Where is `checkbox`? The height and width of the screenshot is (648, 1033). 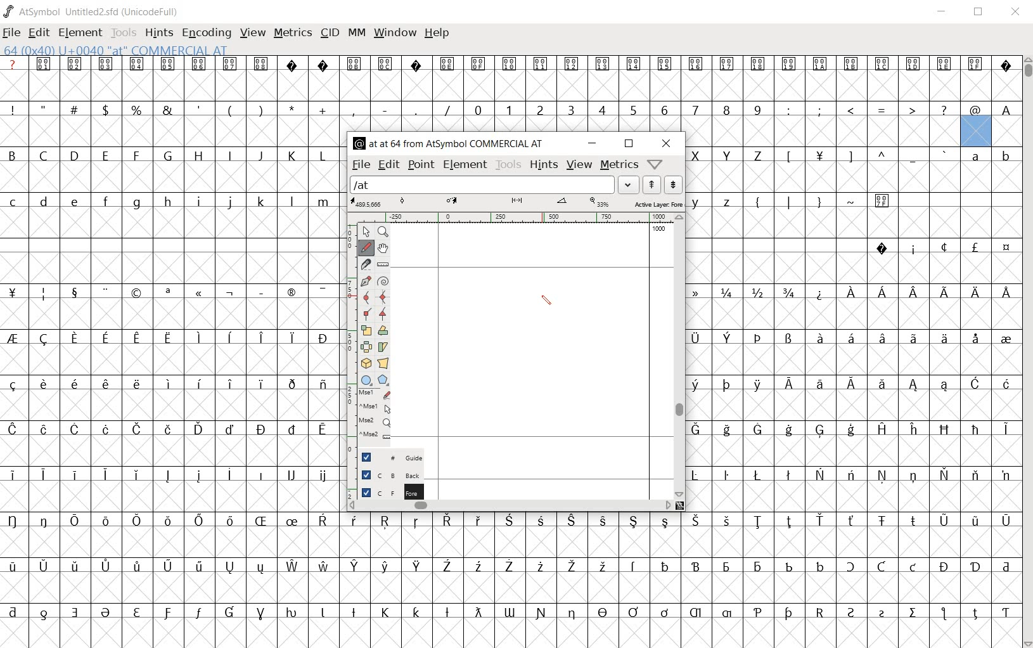 checkbox is located at coordinates (365, 457).